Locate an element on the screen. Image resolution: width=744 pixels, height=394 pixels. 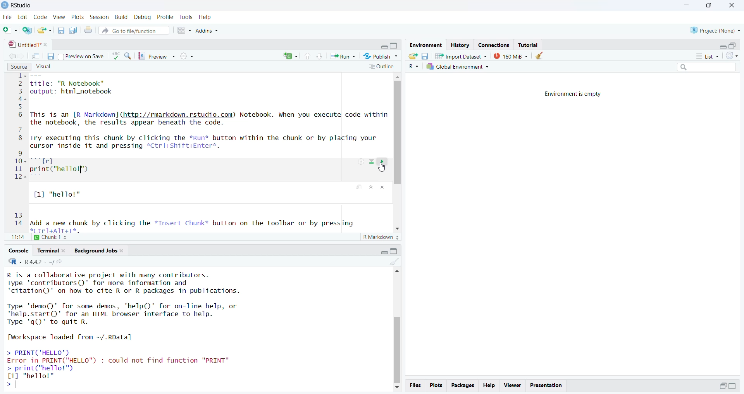
R markdown is located at coordinates (382, 238).